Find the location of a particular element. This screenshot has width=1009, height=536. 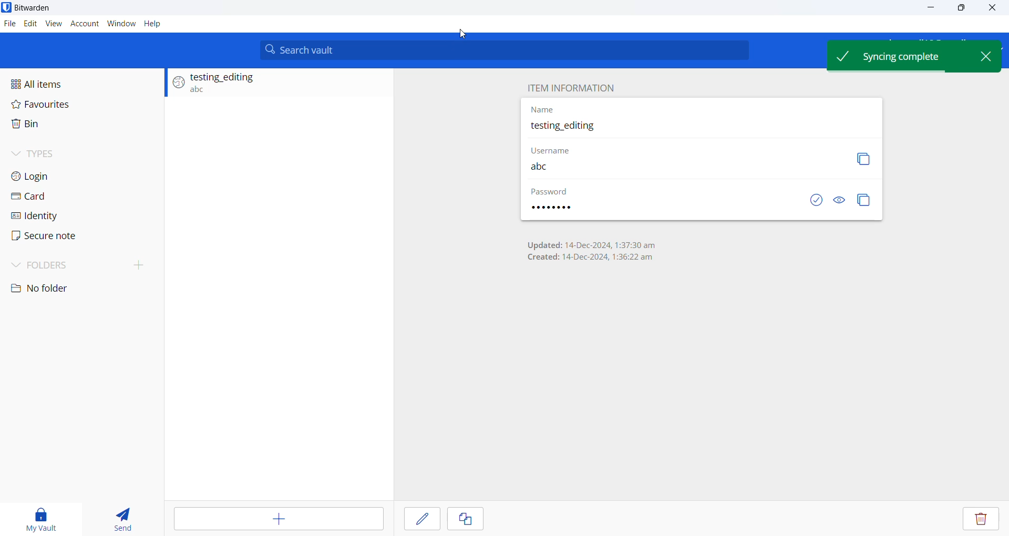

Visibility is located at coordinates (839, 201).